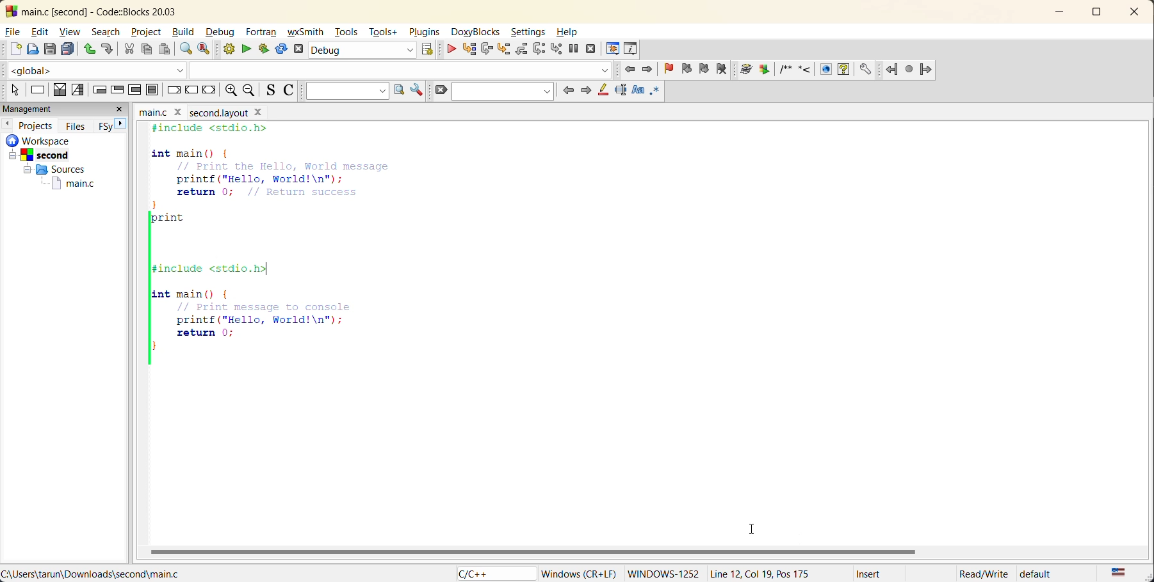 This screenshot has width=1154, height=582. What do you see at coordinates (164, 49) in the screenshot?
I see `paste` at bounding box center [164, 49].